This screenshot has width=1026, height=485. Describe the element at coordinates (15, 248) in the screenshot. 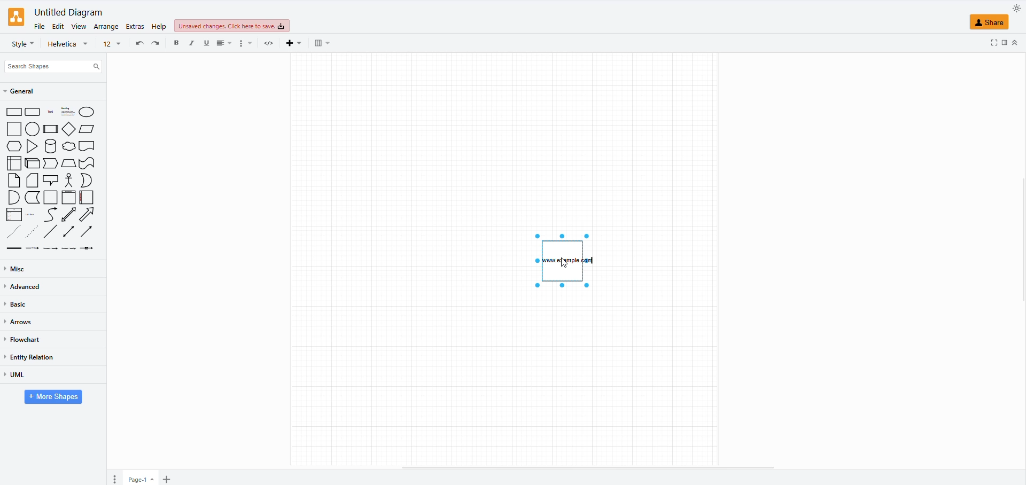

I see `link` at that location.